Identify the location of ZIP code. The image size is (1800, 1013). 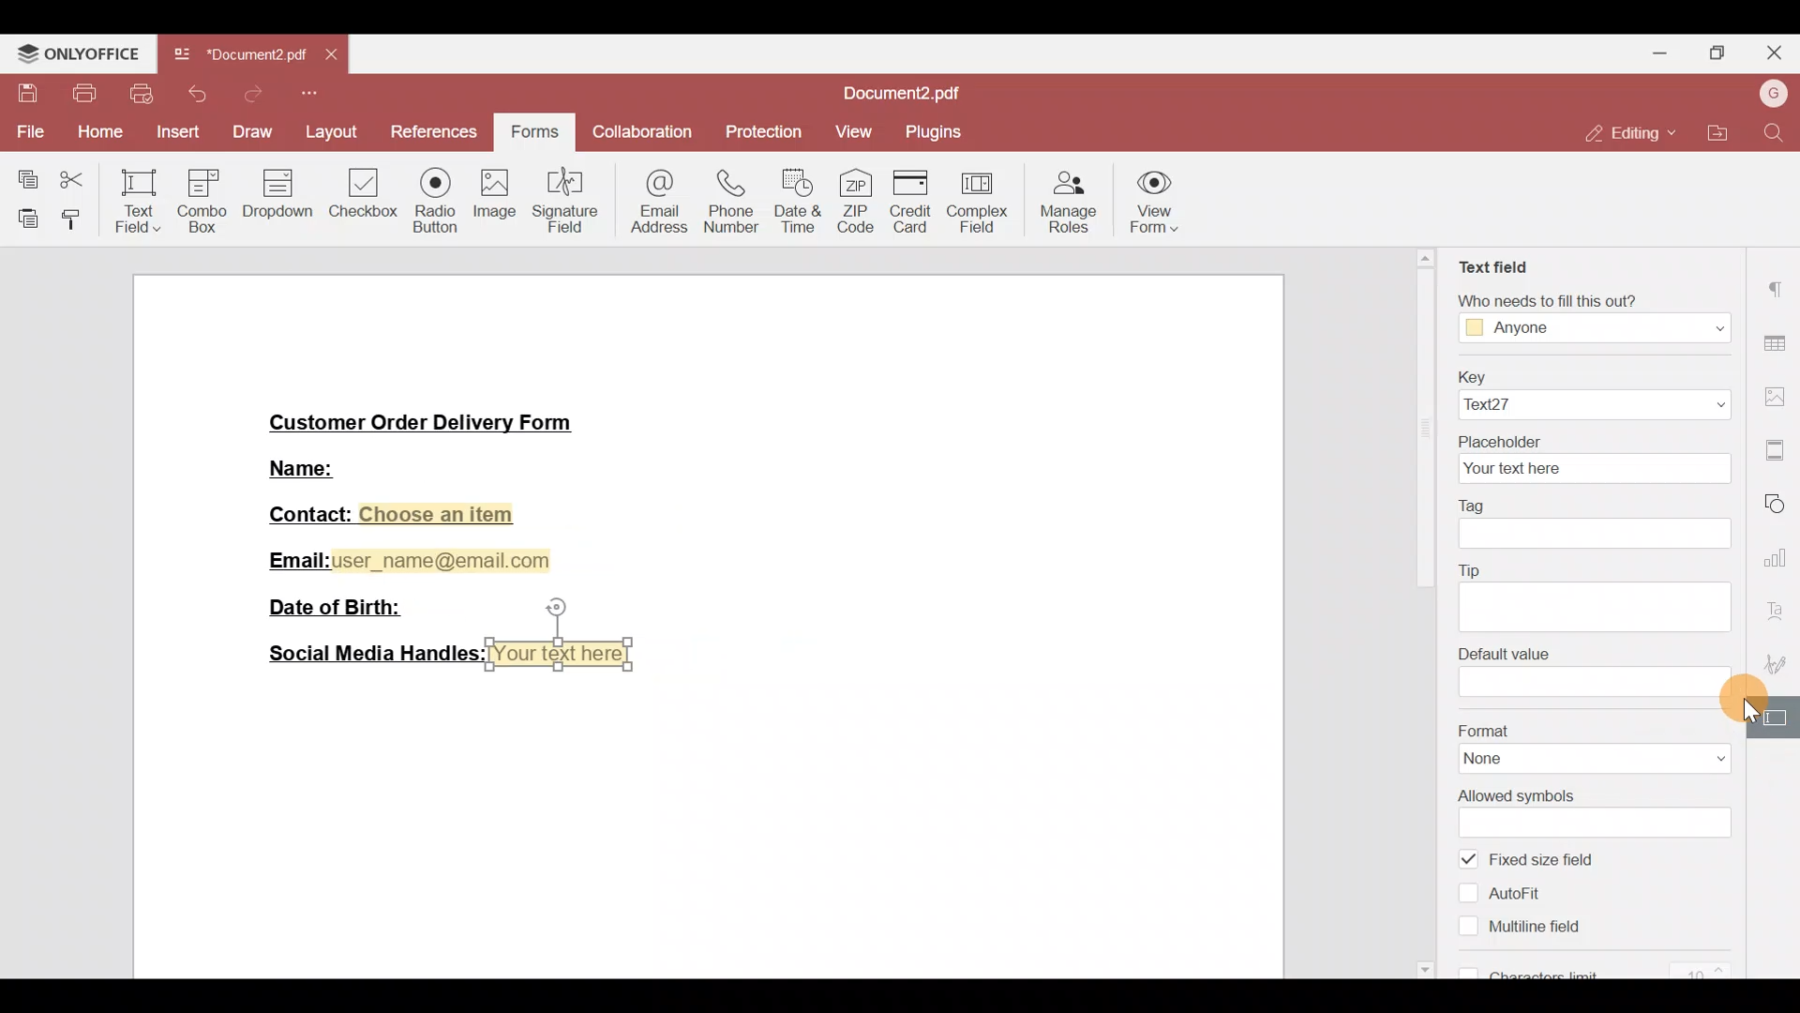
(856, 197).